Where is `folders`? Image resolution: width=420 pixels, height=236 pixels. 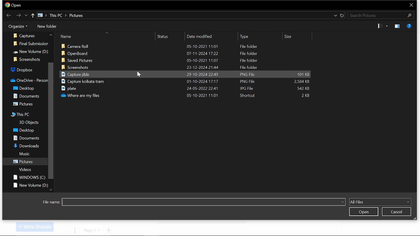 folders is located at coordinates (25, 146).